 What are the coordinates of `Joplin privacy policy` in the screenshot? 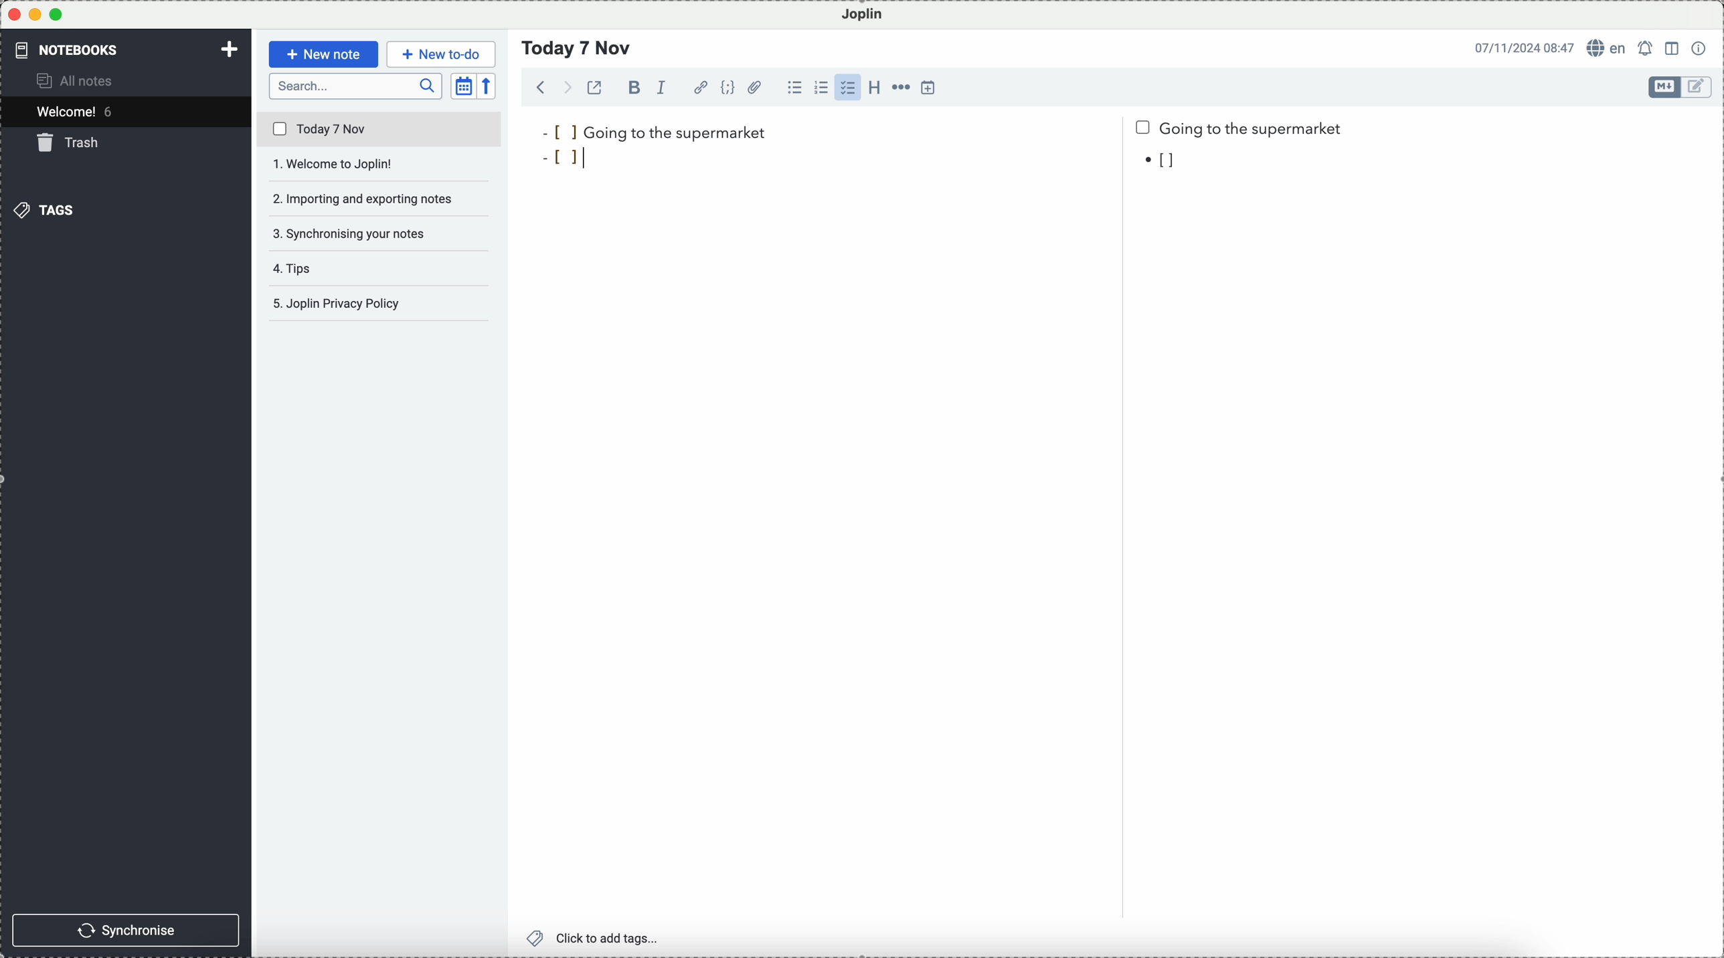 It's located at (373, 303).